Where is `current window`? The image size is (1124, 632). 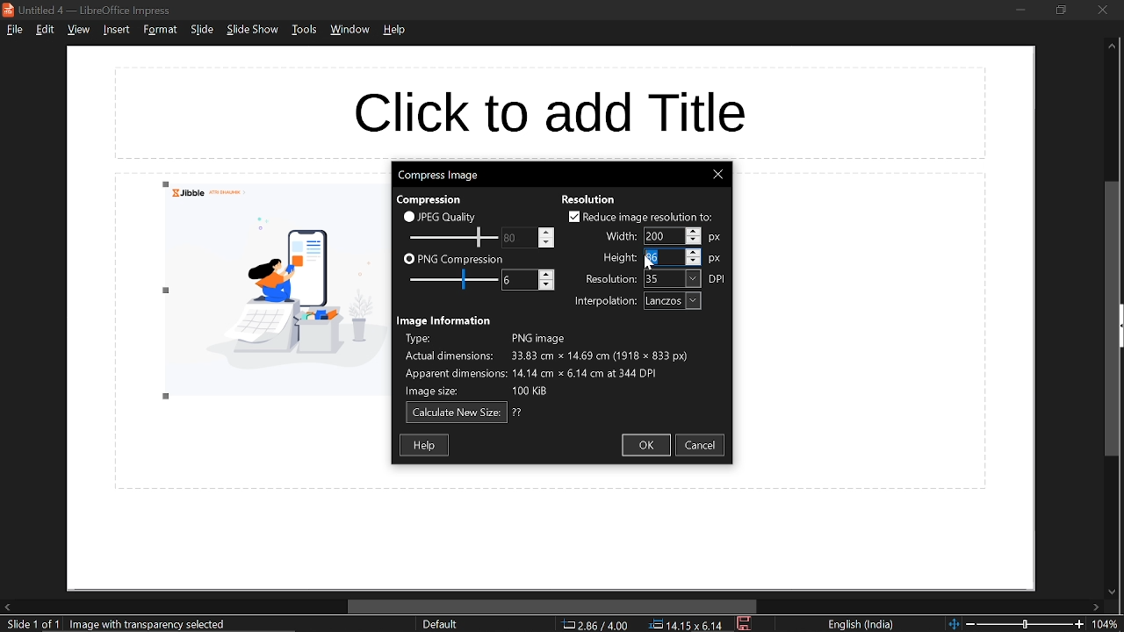 current window is located at coordinates (437, 174).